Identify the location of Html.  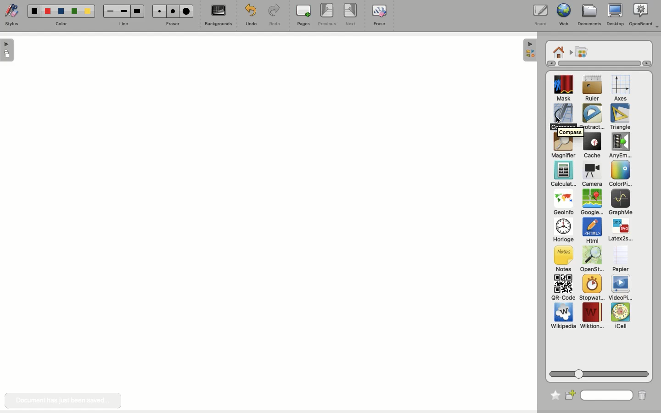
(591, 231).